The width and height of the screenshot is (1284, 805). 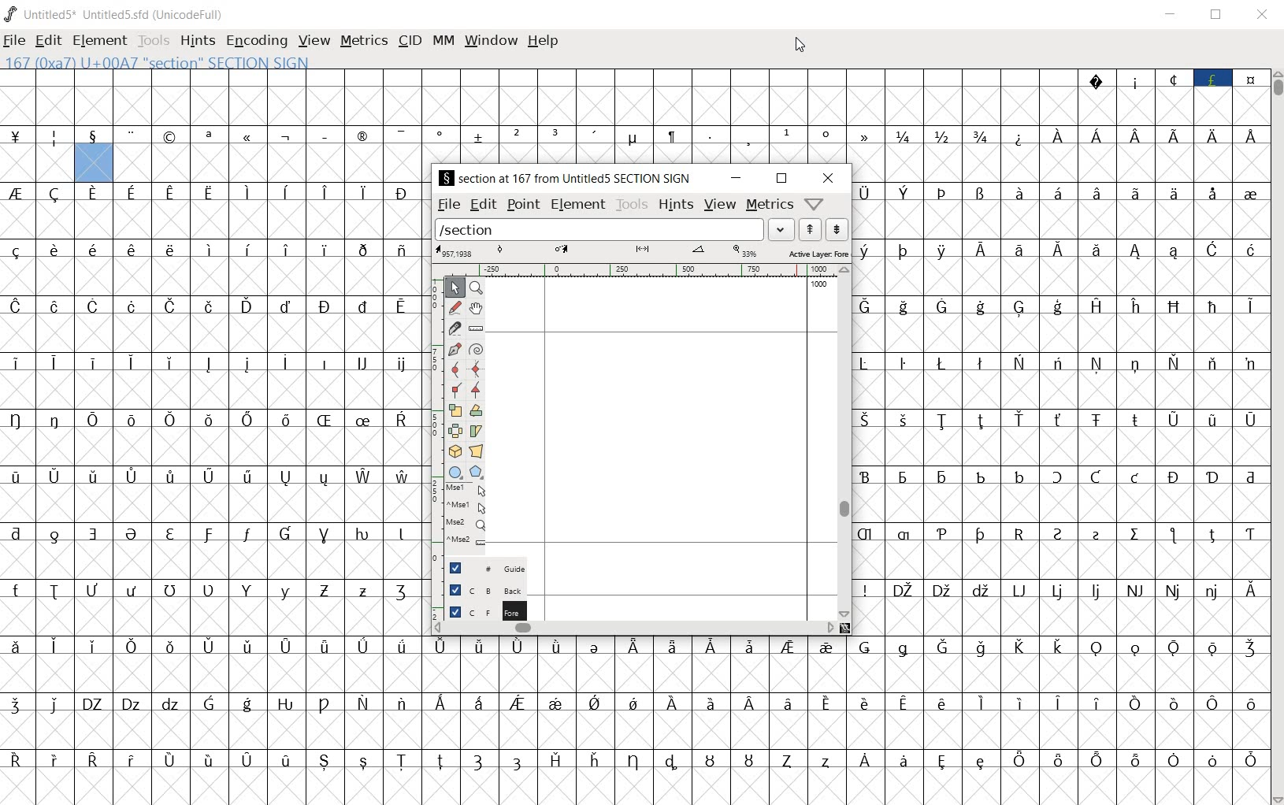 I want to click on special letters, so click(x=1059, y=589).